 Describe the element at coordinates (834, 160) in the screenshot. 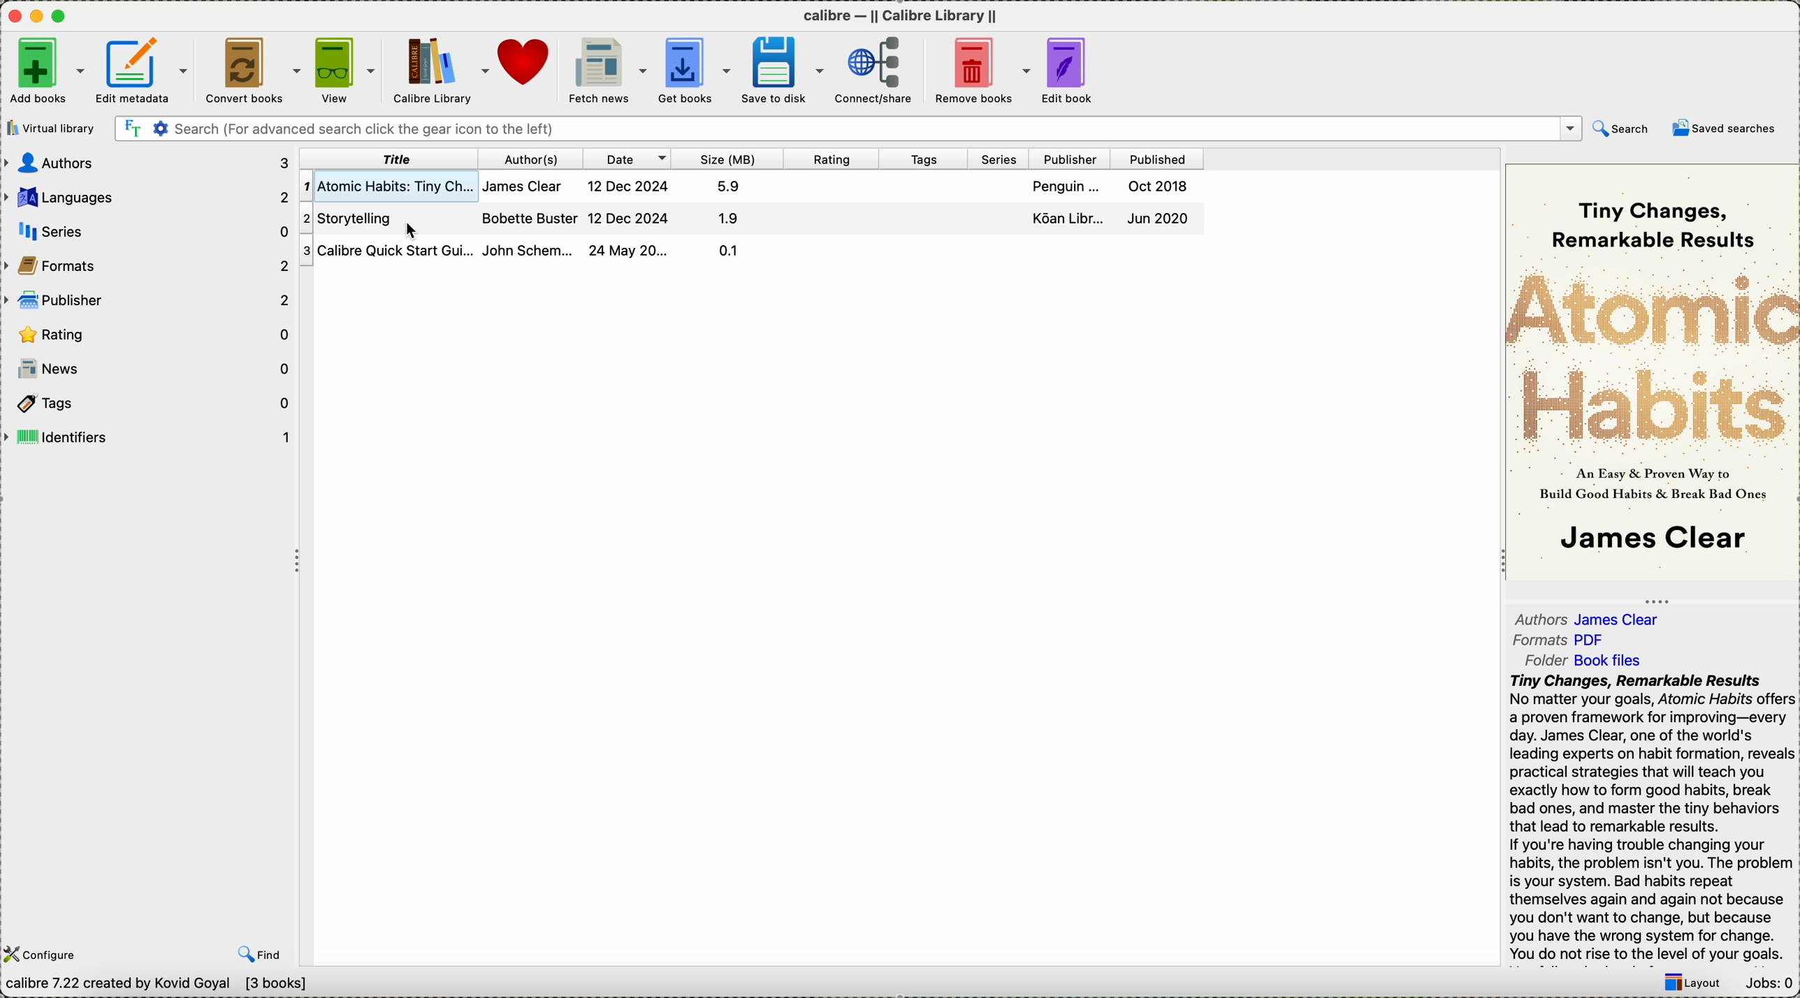

I see `rating` at that location.